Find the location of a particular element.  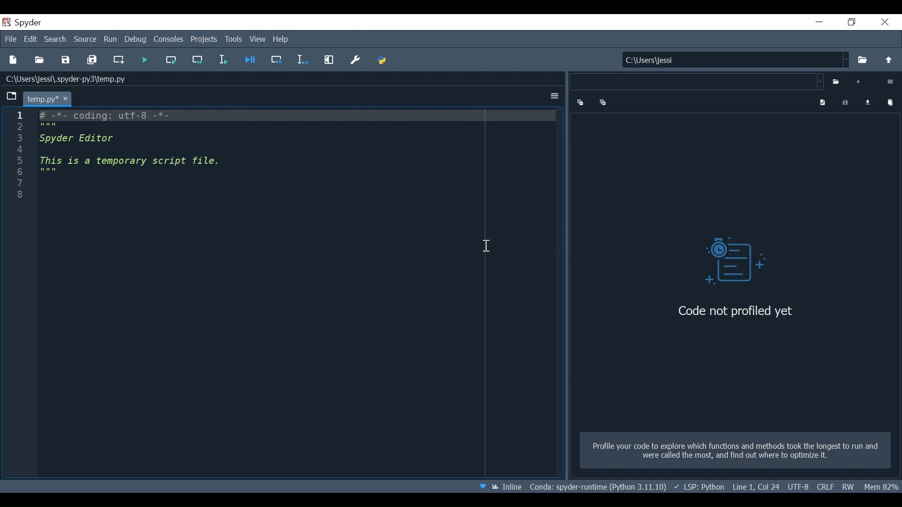

Options is located at coordinates (553, 97).